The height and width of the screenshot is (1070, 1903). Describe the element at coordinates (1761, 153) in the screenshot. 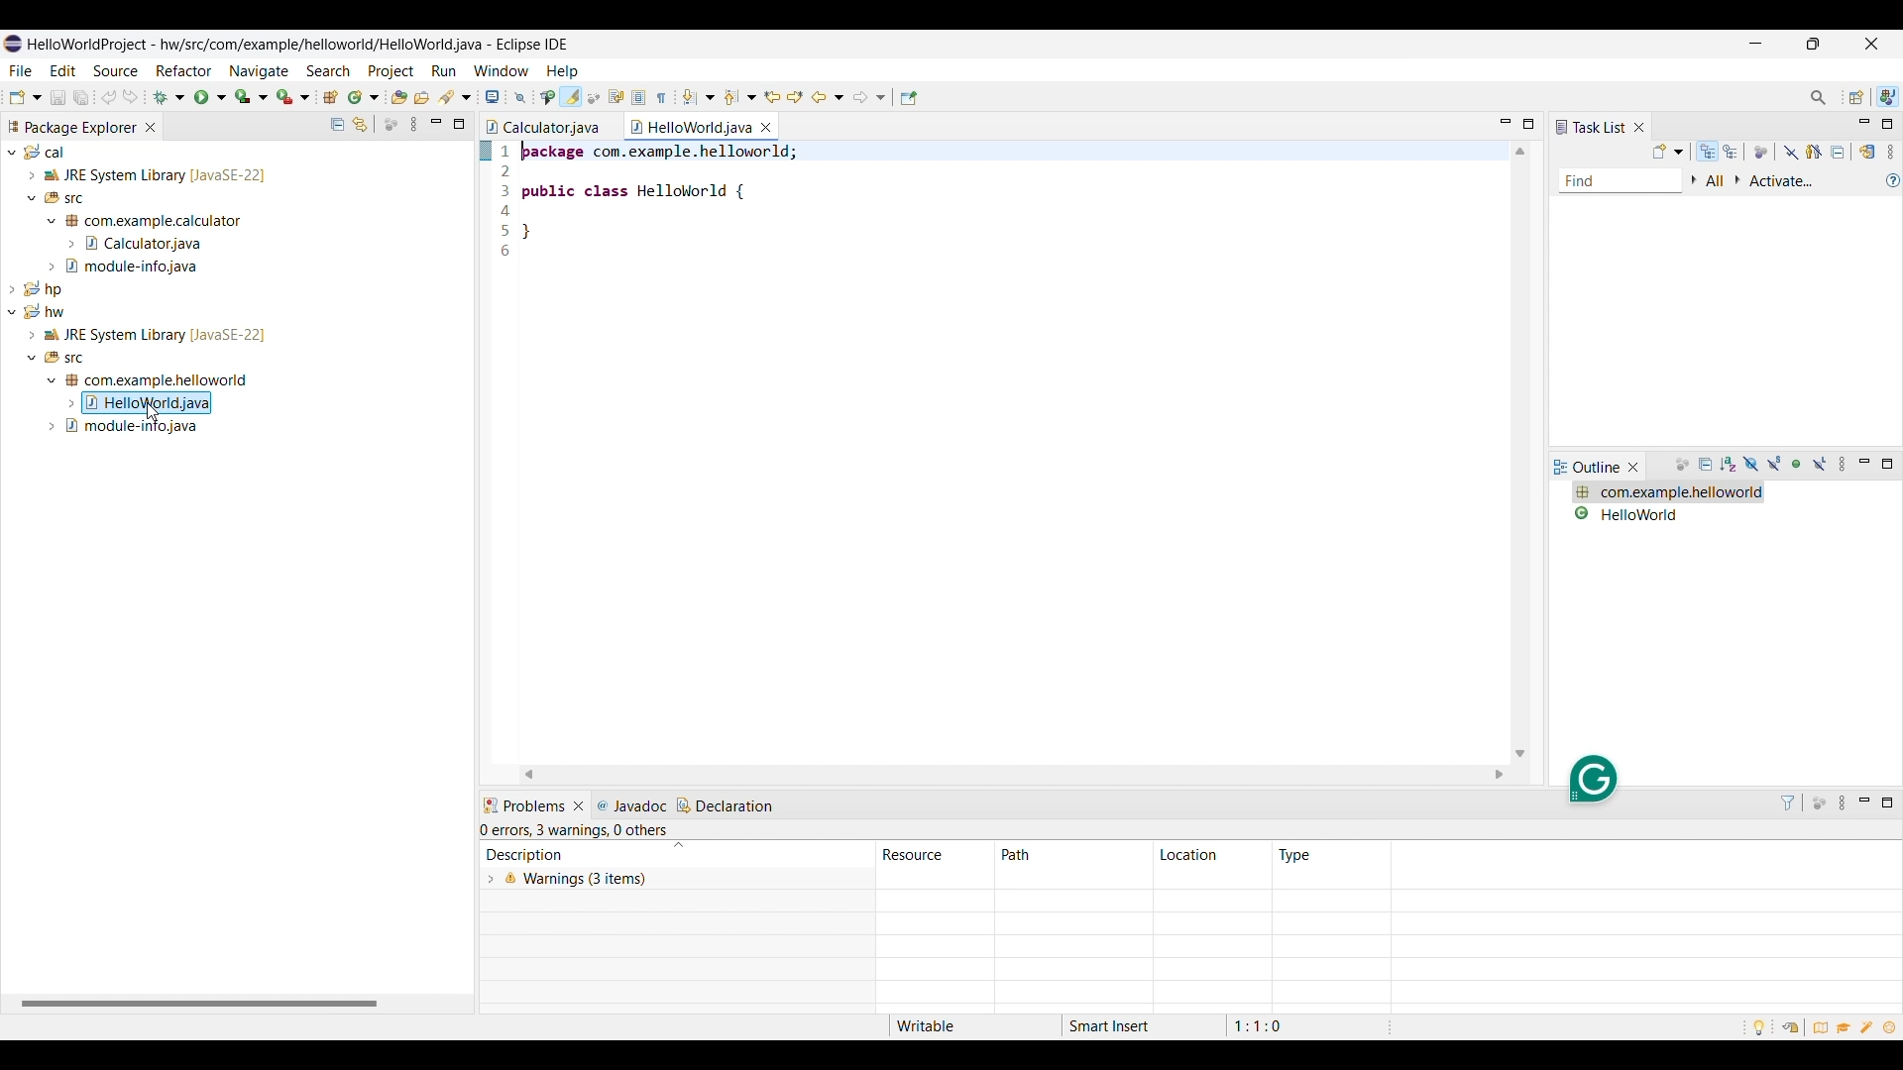

I see `Focus on workweek` at that location.